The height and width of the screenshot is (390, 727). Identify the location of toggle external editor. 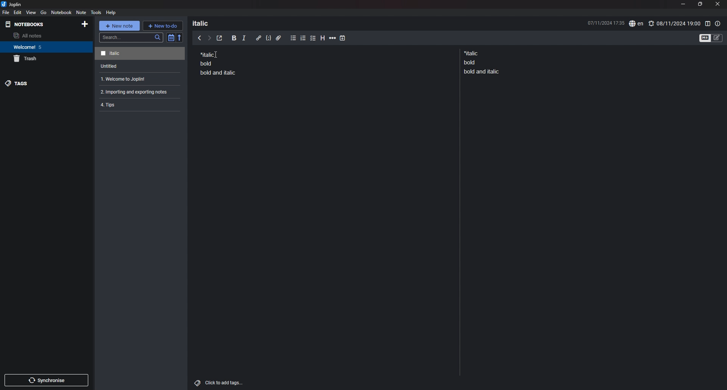
(220, 38).